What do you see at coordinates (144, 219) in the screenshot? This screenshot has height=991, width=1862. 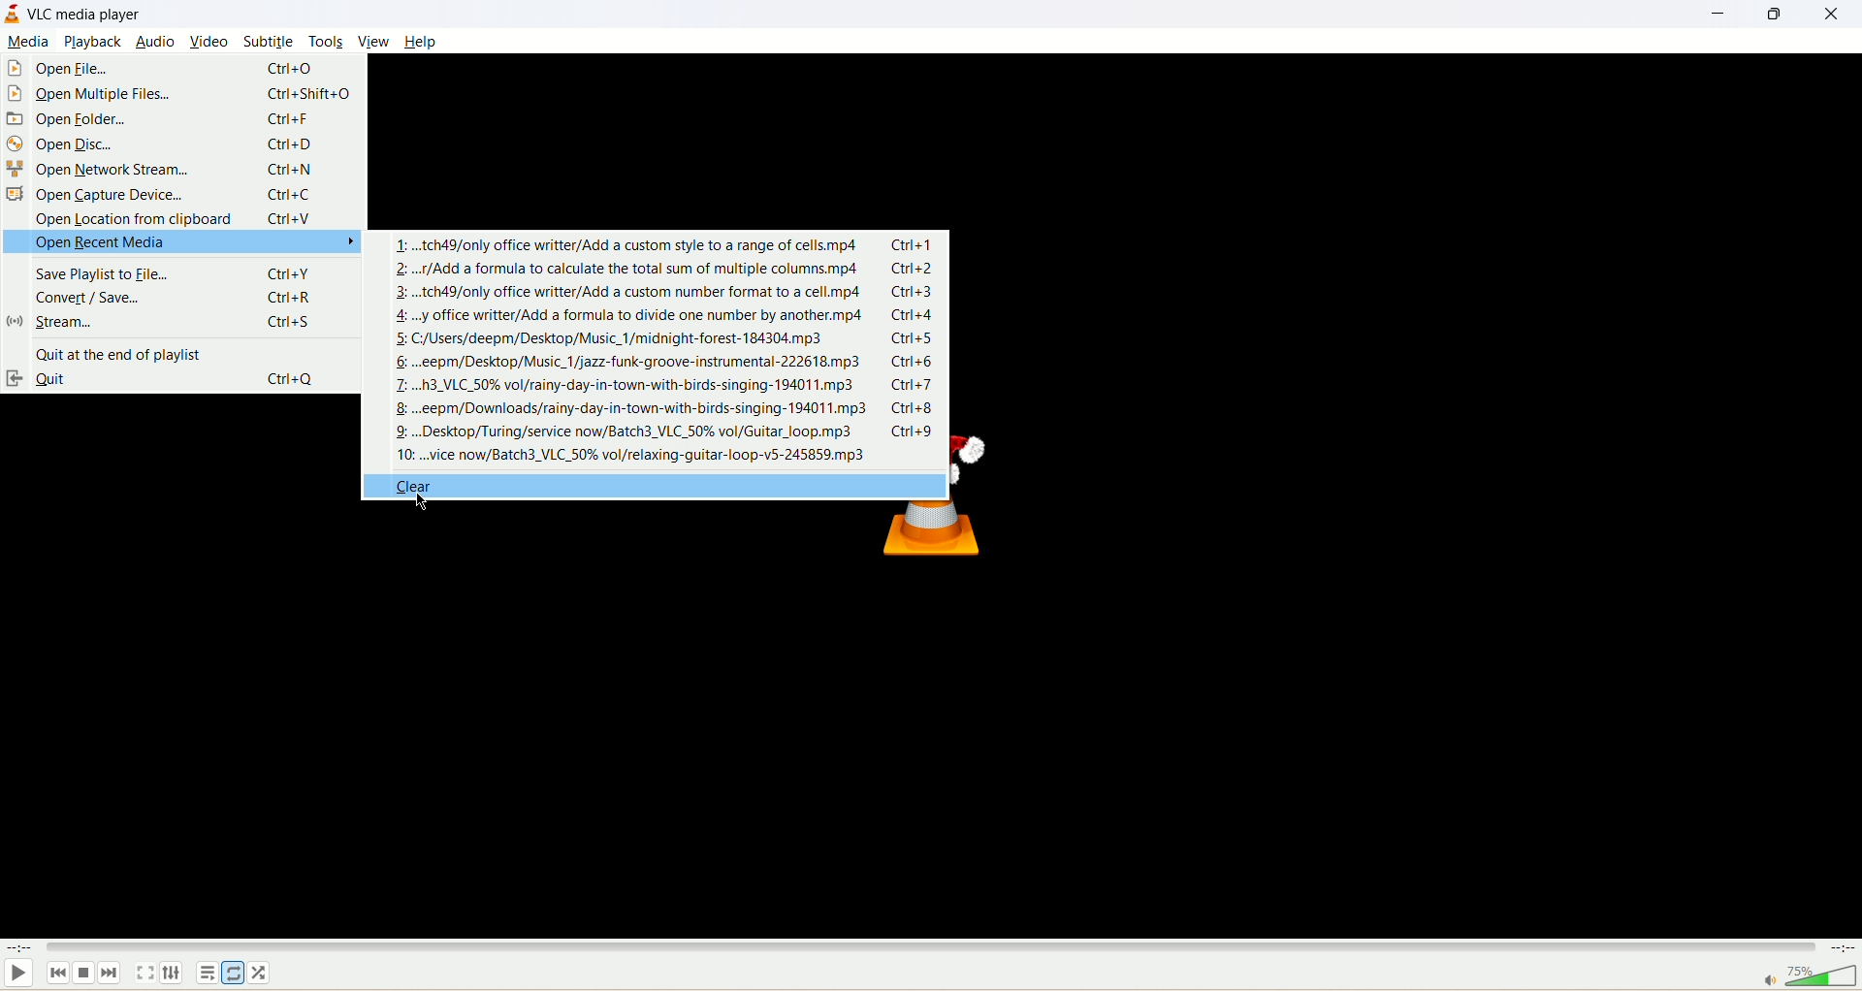 I see `open location from clipboard` at bounding box center [144, 219].